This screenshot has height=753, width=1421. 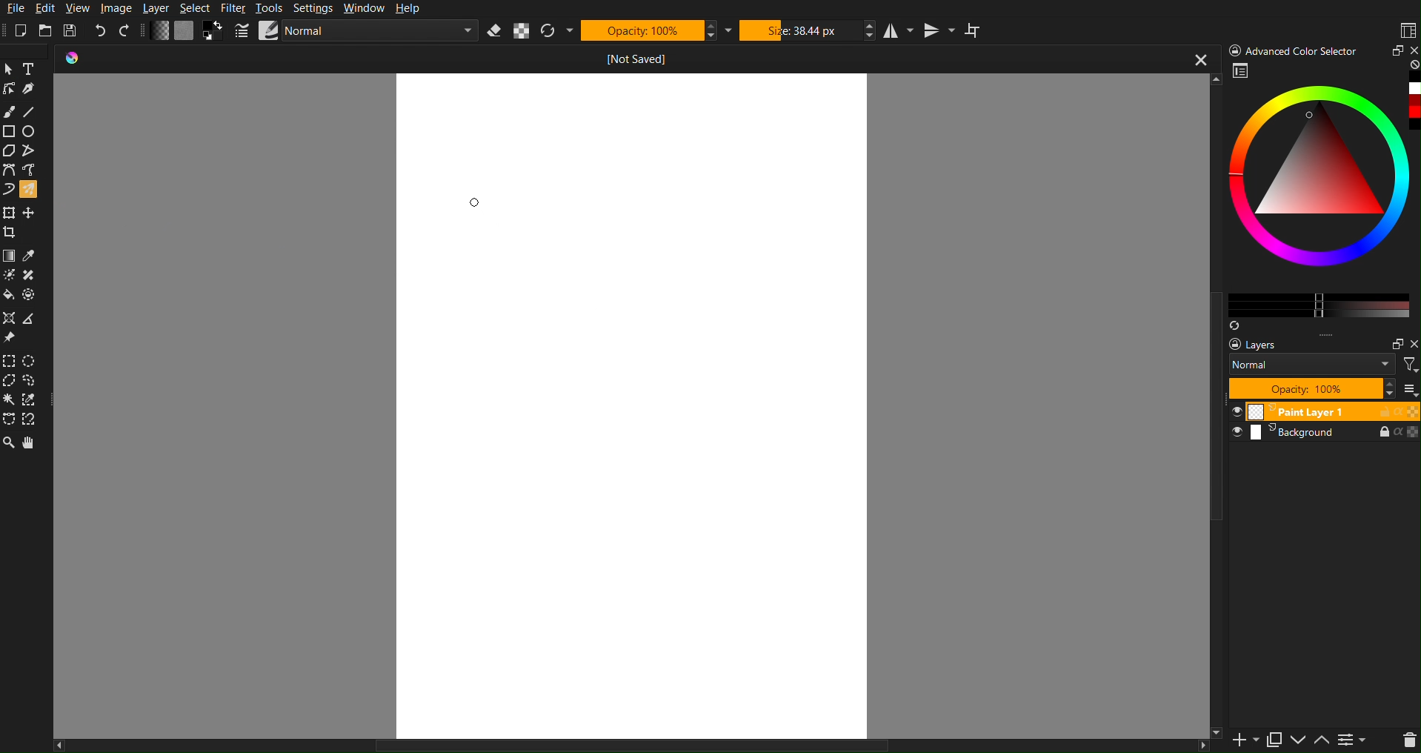 What do you see at coordinates (9, 444) in the screenshot?
I see `Zoom` at bounding box center [9, 444].